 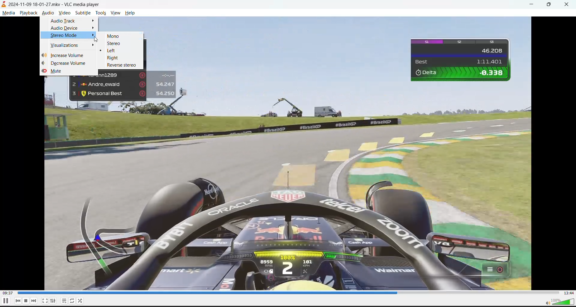 What do you see at coordinates (96, 38) in the screenshot?
I see `cursor` at bounding box center [96, 38].